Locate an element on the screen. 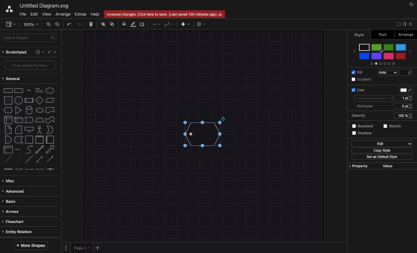 This screenshot has height=253, width=417. Add is located at coordinates (98, 248).